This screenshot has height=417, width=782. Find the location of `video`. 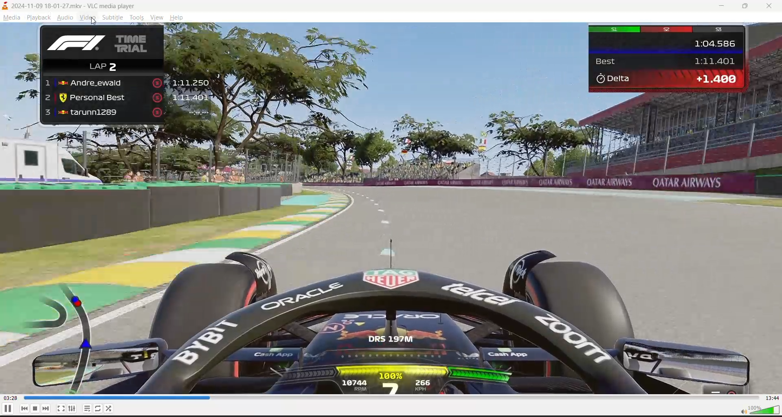

video is located at coordinates (88, 17).